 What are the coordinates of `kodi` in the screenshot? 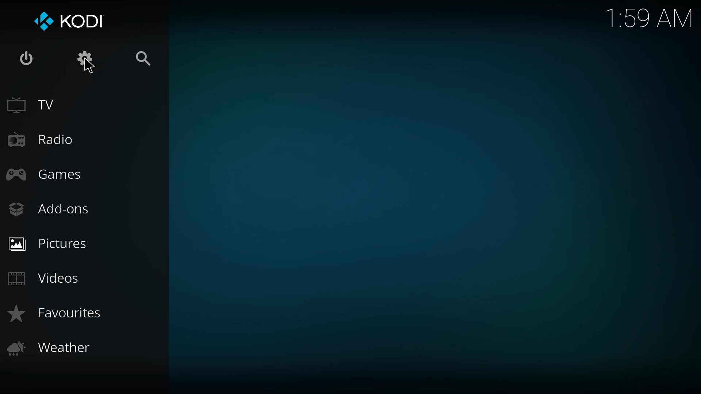 It's located at (69, 21).